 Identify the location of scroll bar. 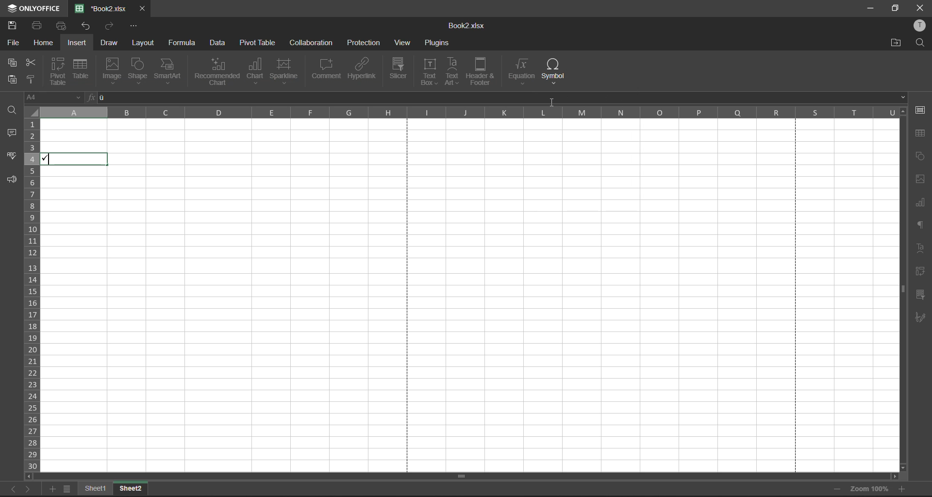
(901, 290).